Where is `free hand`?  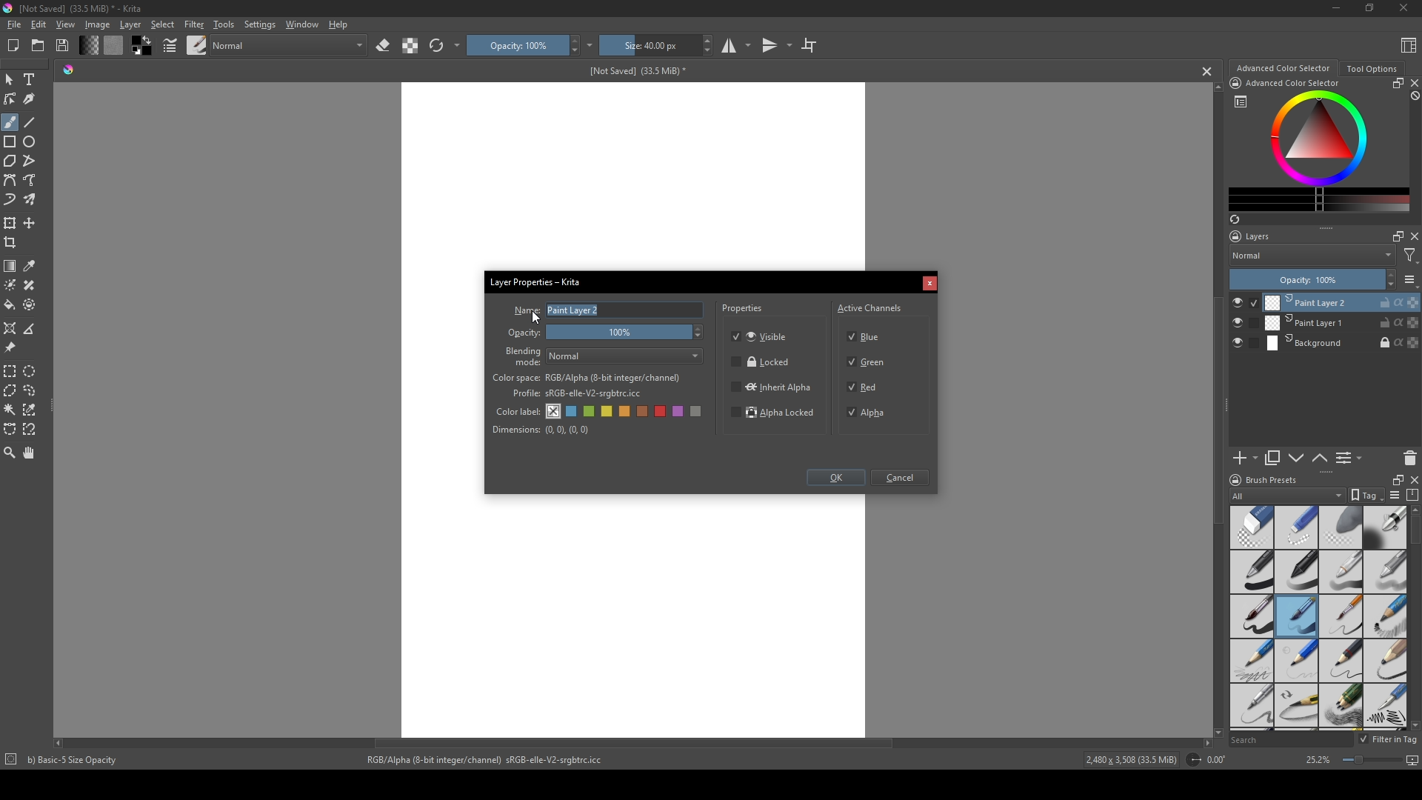
free hand is located at coordinates (31, 181).